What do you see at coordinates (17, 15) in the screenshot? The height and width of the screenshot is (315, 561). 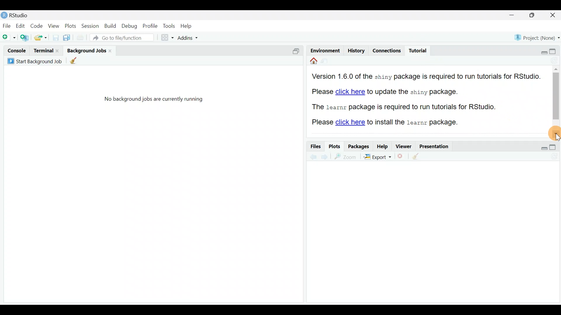 I see `RStudio` at bounding box center [17, 15].